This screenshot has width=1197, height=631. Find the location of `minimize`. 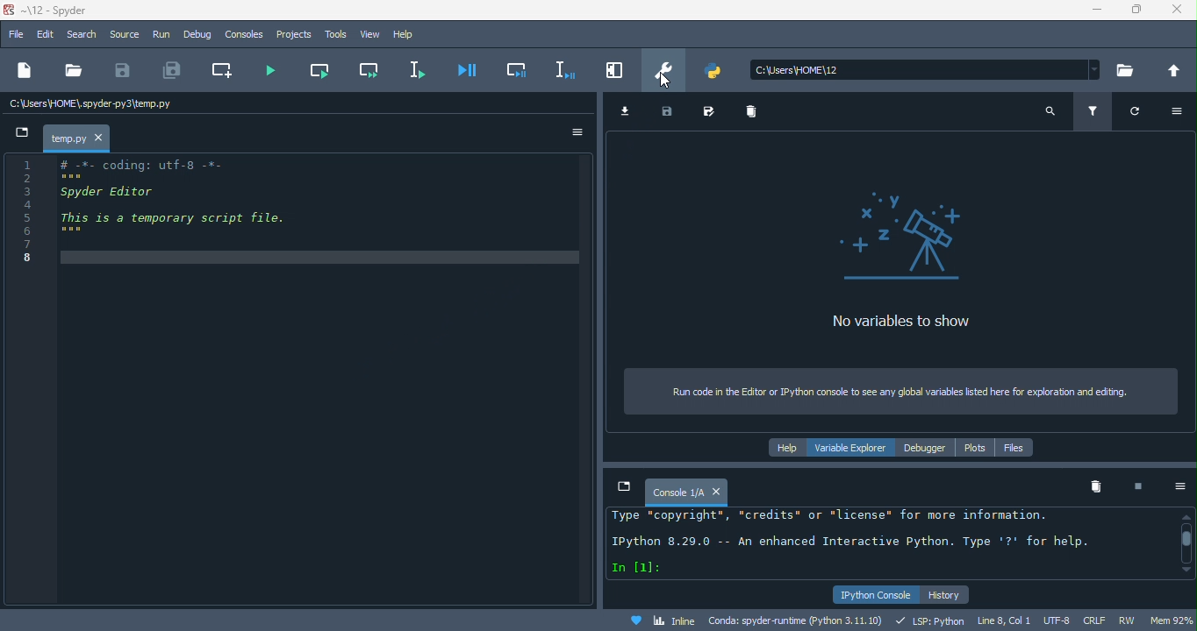

minimize is located at coordinates (1091, 11).